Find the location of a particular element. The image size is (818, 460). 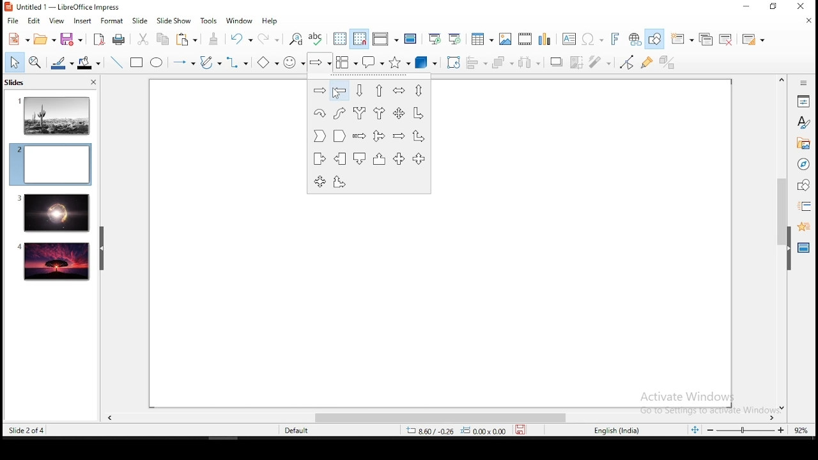

distribute is located at coordinates (530, 63).